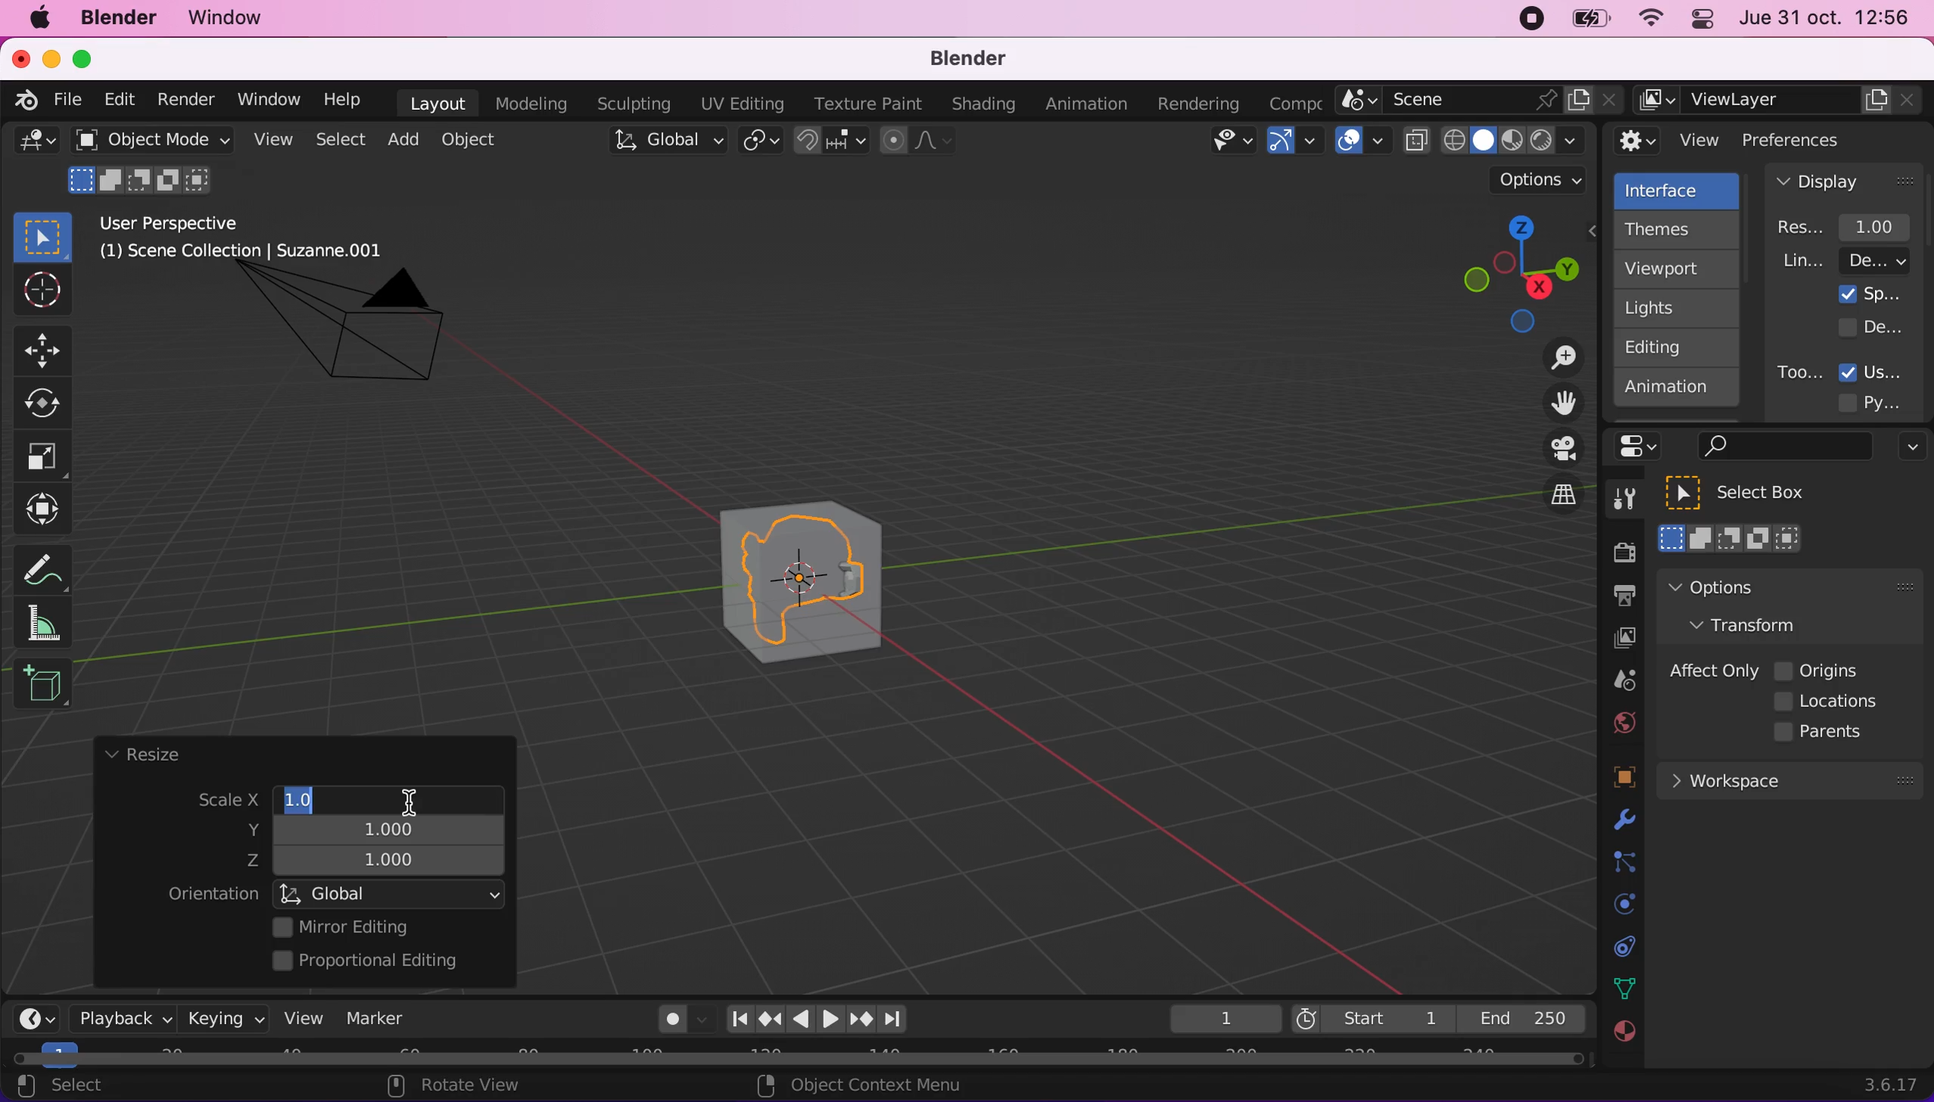 This screenshot has height=1102, width=1934. I want to click on transform pivot point, so click(763, 142).